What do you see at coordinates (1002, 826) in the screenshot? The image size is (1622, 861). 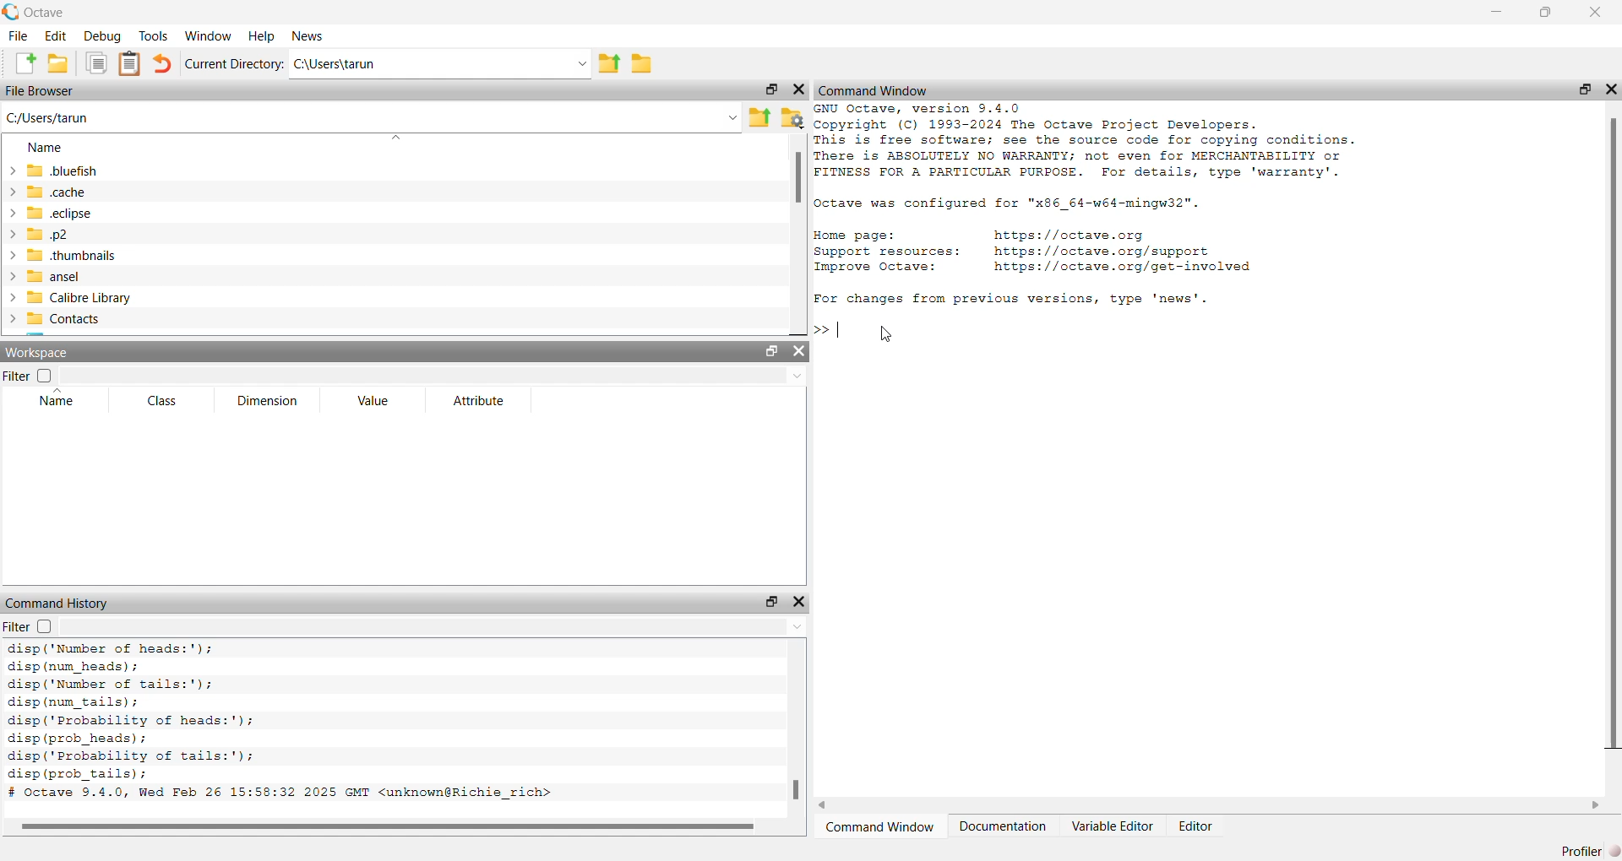 I see `Documentation` at bounding box center [1002, 826].